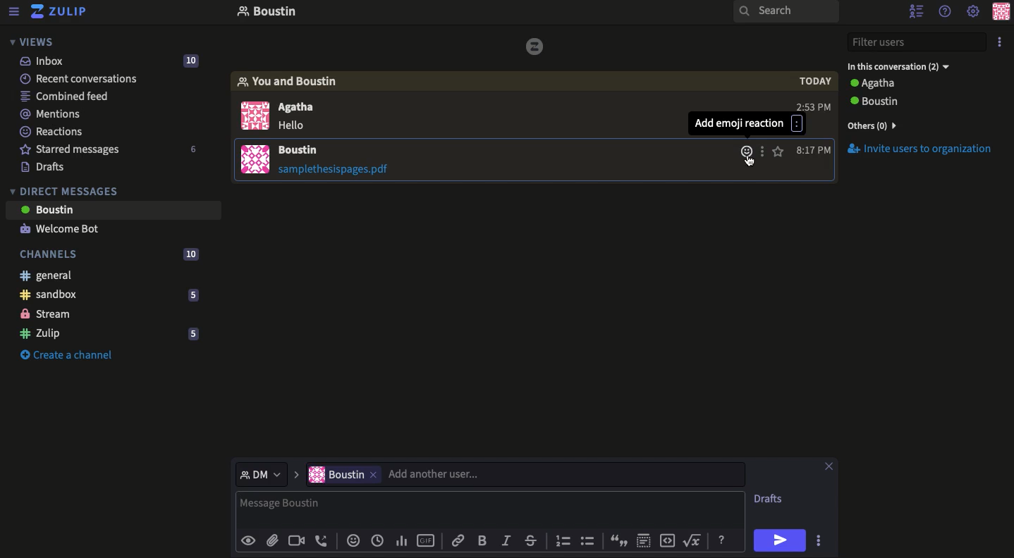 Image resolution: width=1014 pixels, height=558 pixels. Describe the element at coordinates (818, 540) in the screenshot. I see `Options` at that location.